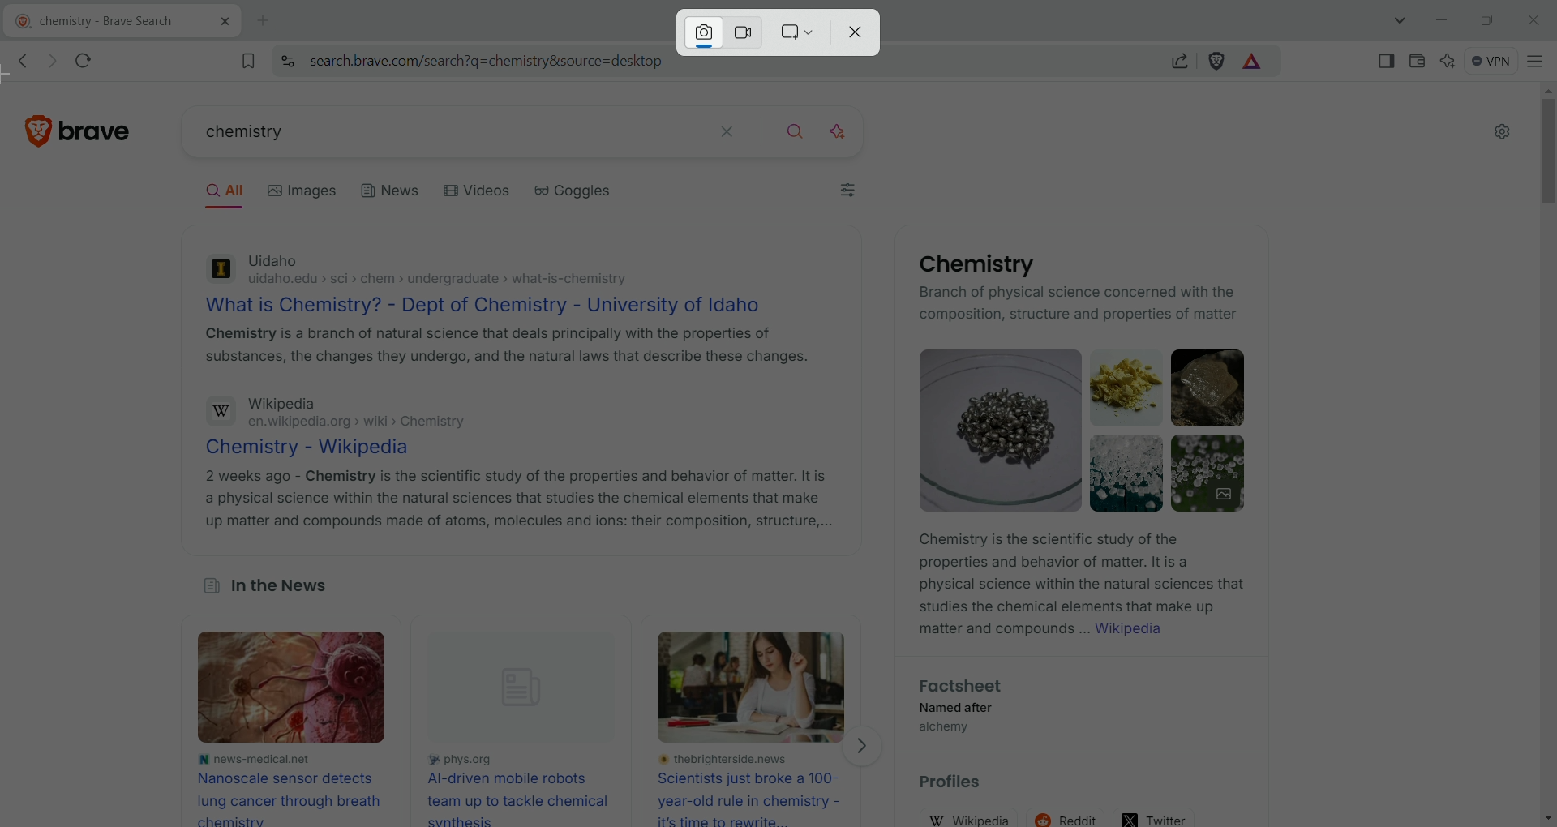  I want to click on customize and control Brave, so click(1536, 60).